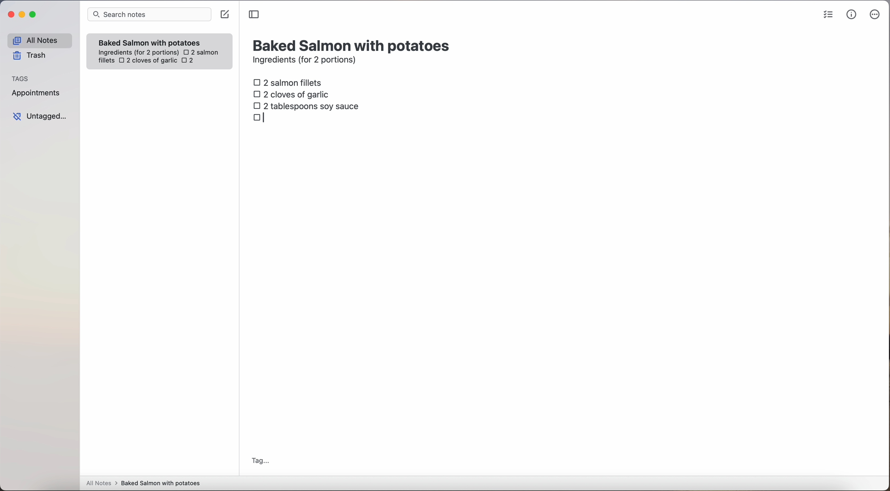 This screenshot has height=491, width=890. What do you see at coordinates (260, 462) in the screenshot?
I see `tag` at bounding box center [260, 462].